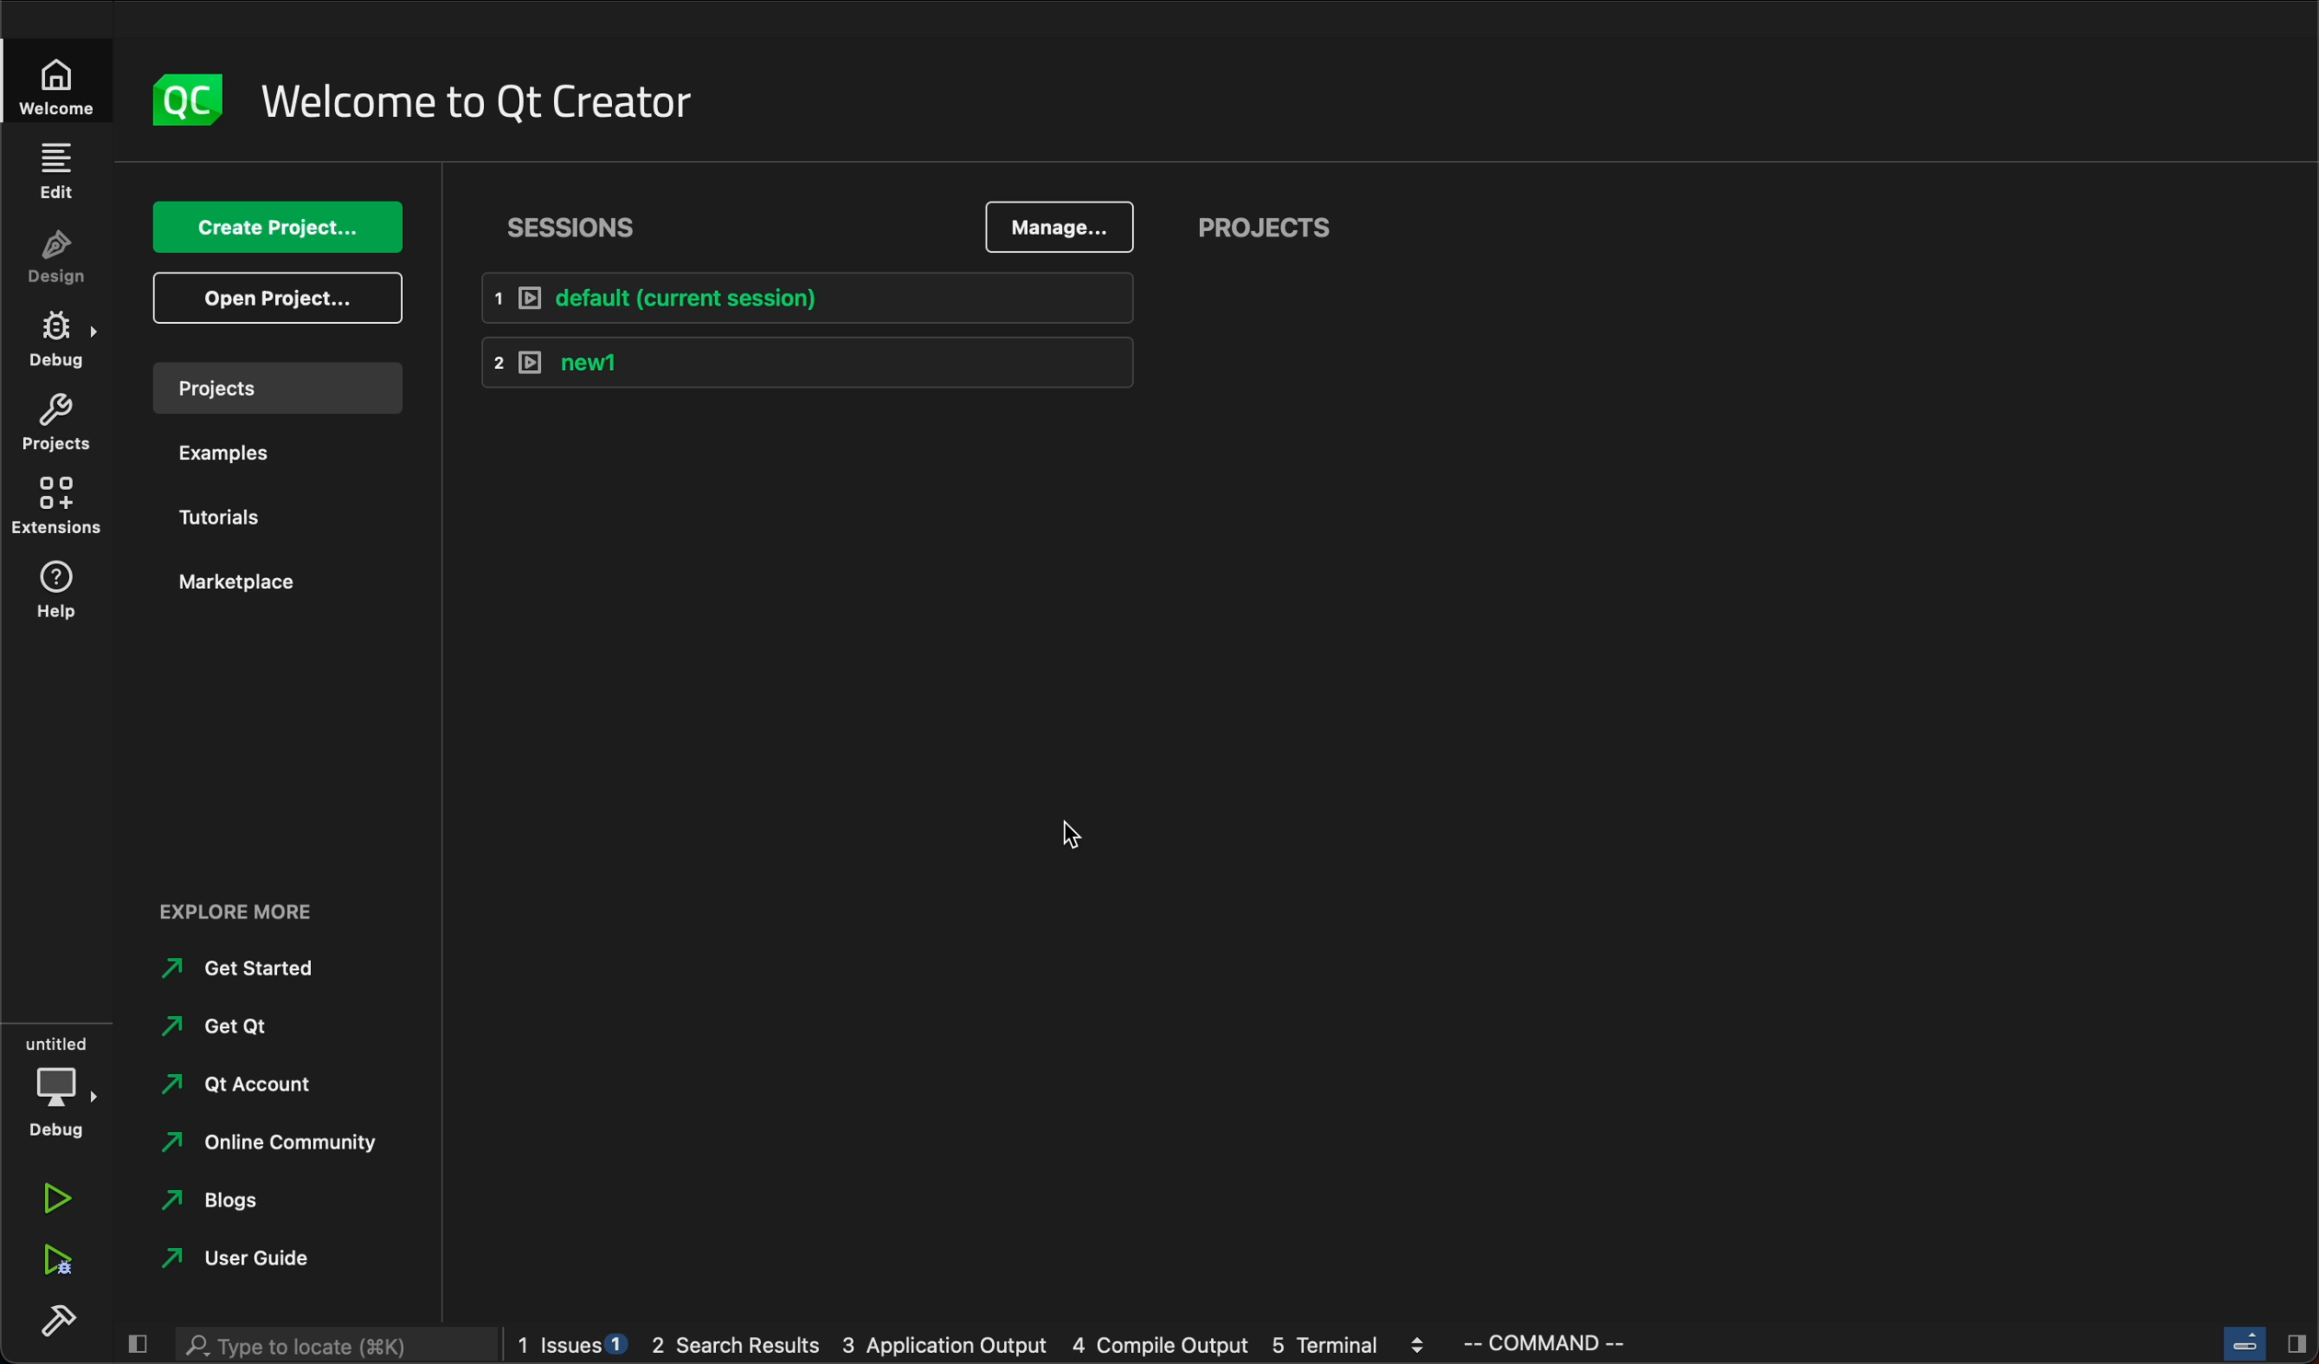 The width and height of the screenshot is (2319, 1364). I want to click on get qt, so click(243, 1029).